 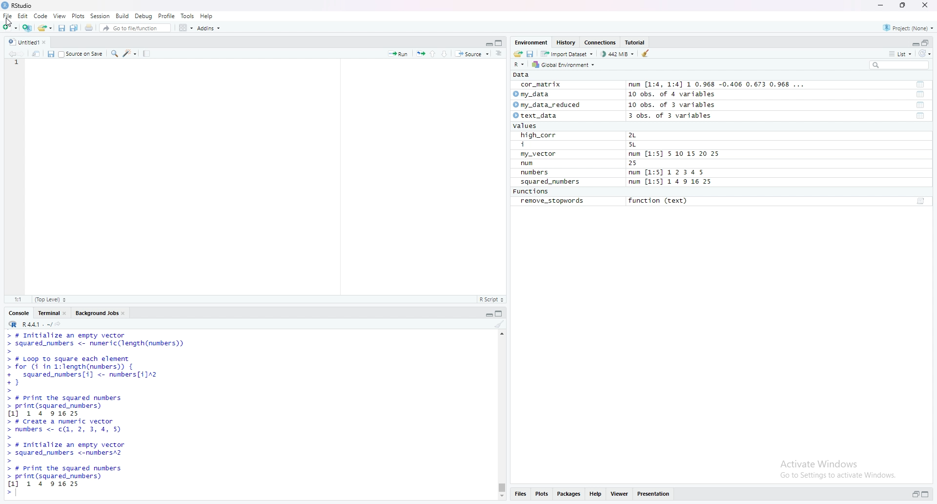 What do you see at coordinates (61, 324) in the screenshot?
I see `view the current working` at bounding box center [61, 324].